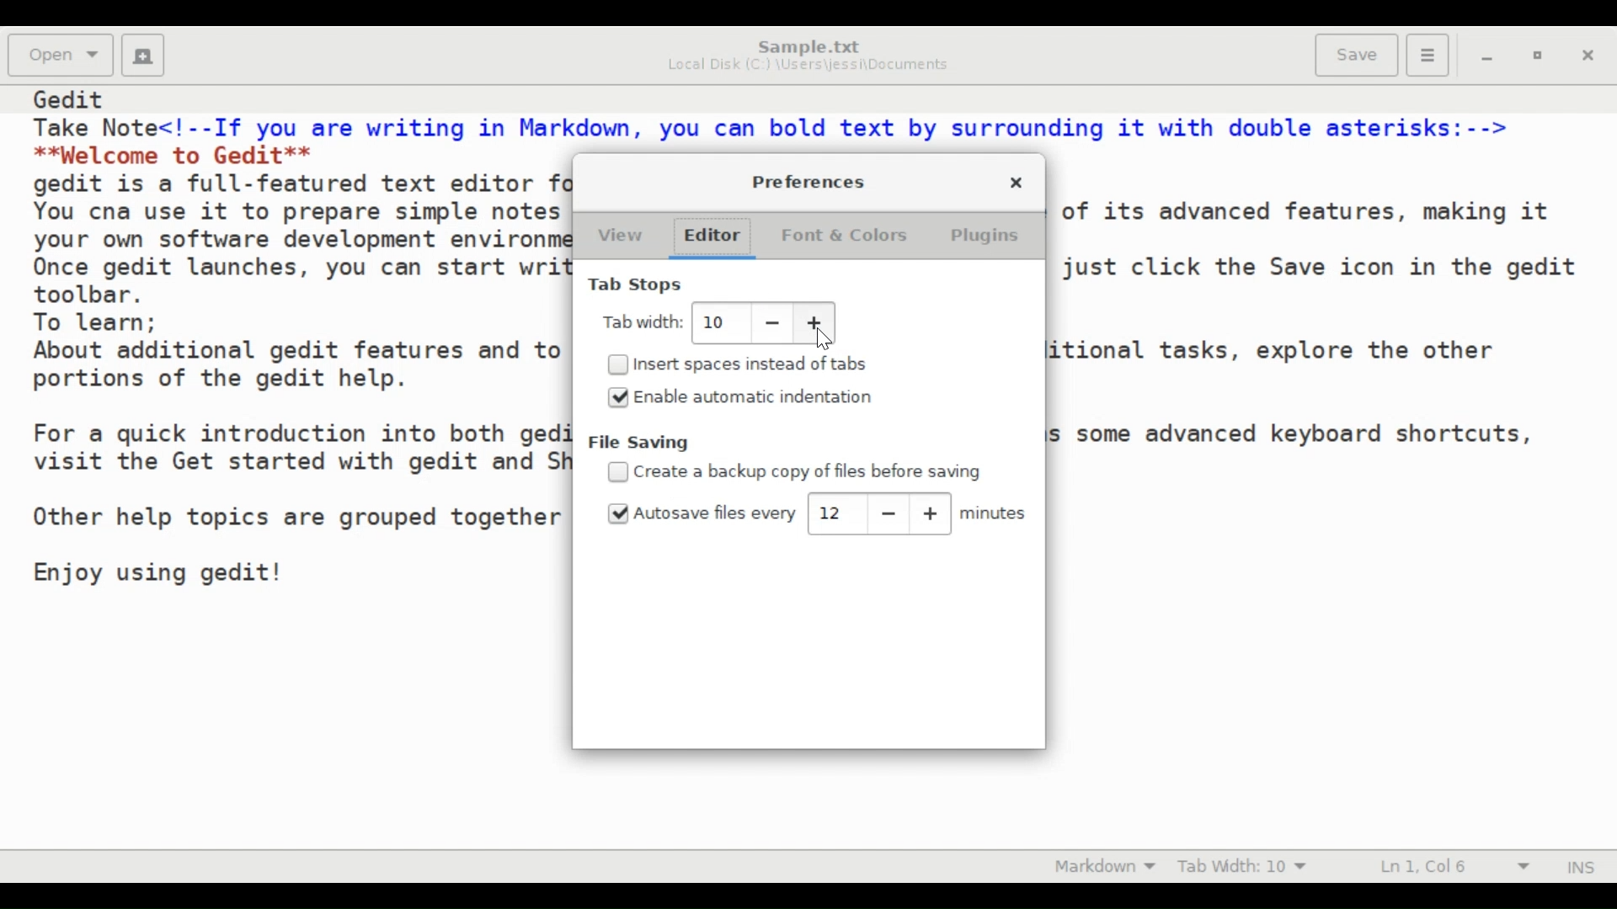 The height and width of the screenshot is (909, 1617). I want to click on Highlight Mode: Markdown, so click(1111, 865).